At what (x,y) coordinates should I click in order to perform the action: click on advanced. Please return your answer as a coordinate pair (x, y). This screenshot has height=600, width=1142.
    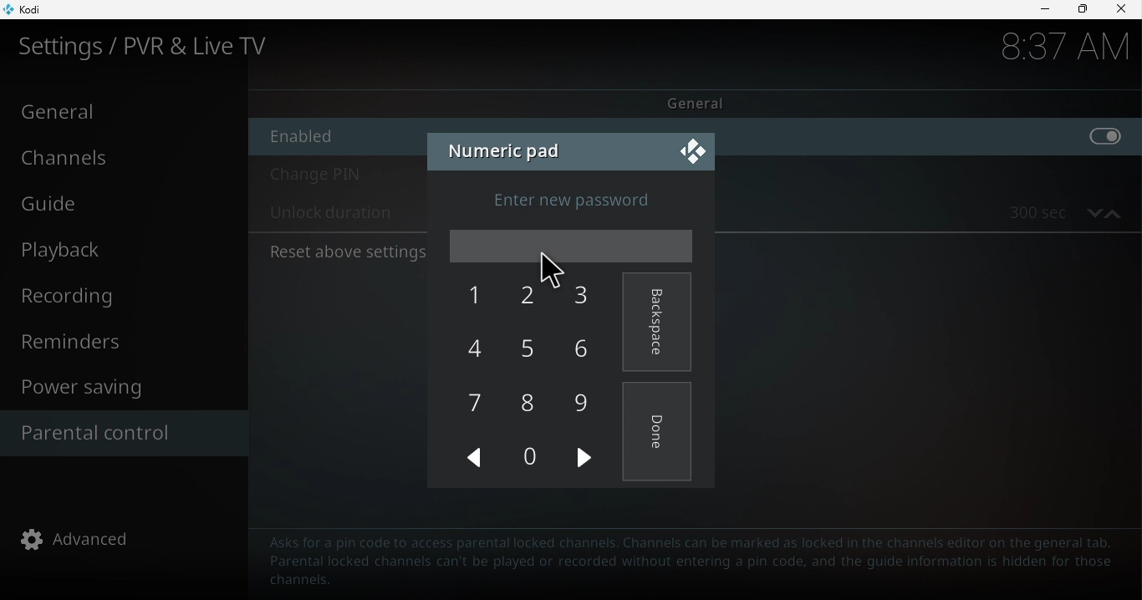
    Looking at the image, I should click on (79, 540).